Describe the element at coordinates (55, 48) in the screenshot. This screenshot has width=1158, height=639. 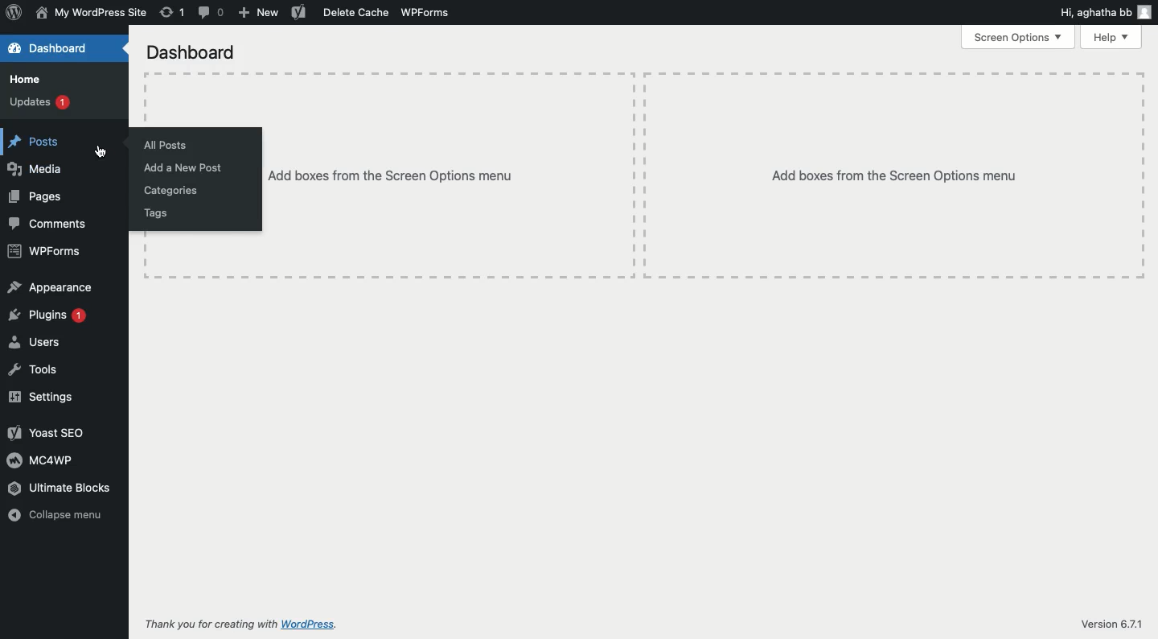
I see `Dashboard` at that location.